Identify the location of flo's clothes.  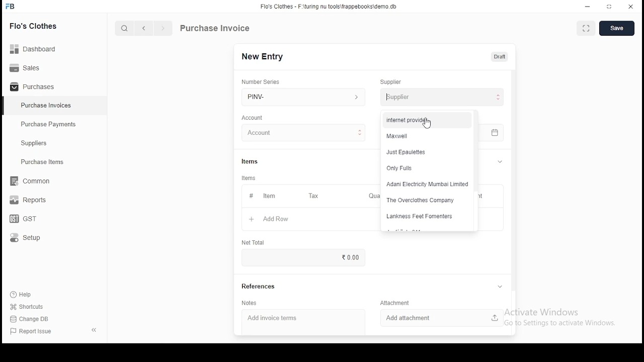
(35, 26).